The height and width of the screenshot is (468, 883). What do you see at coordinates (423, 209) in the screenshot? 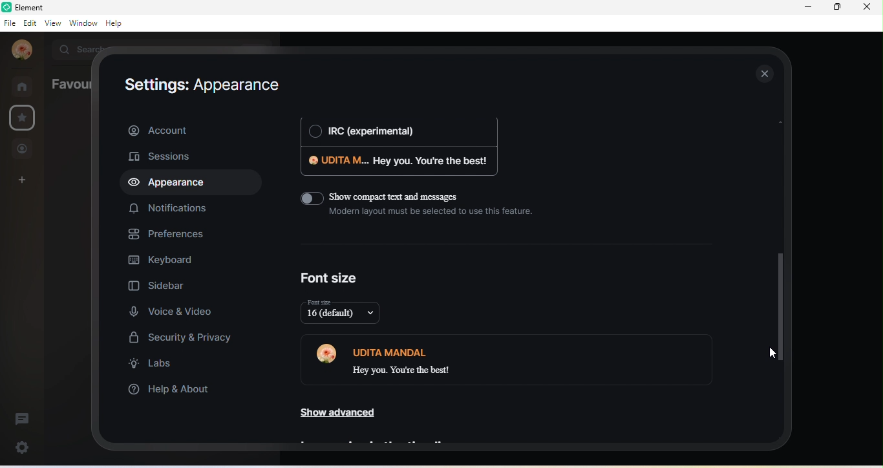
I see `show compact text and messages` at bounding box center [423, 209].